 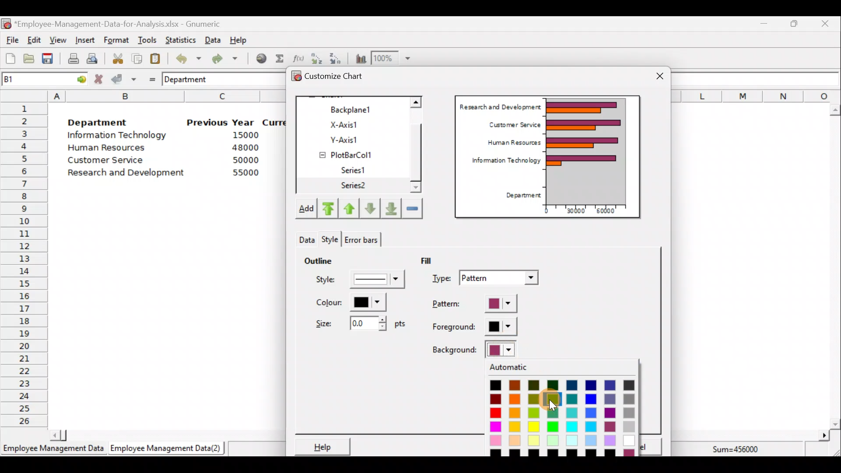 I want to click on Color palette, so click(x=568, y=409).